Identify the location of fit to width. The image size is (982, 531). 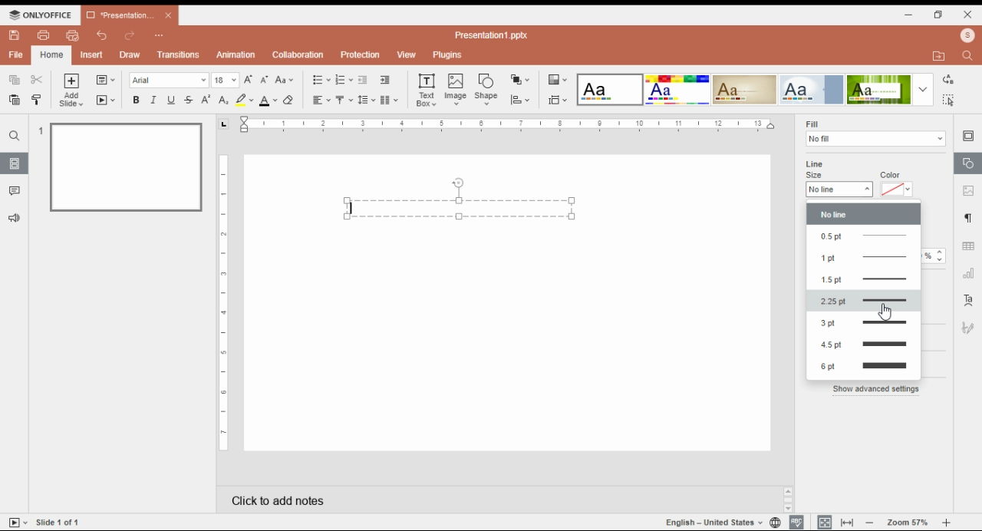
(848, 522).